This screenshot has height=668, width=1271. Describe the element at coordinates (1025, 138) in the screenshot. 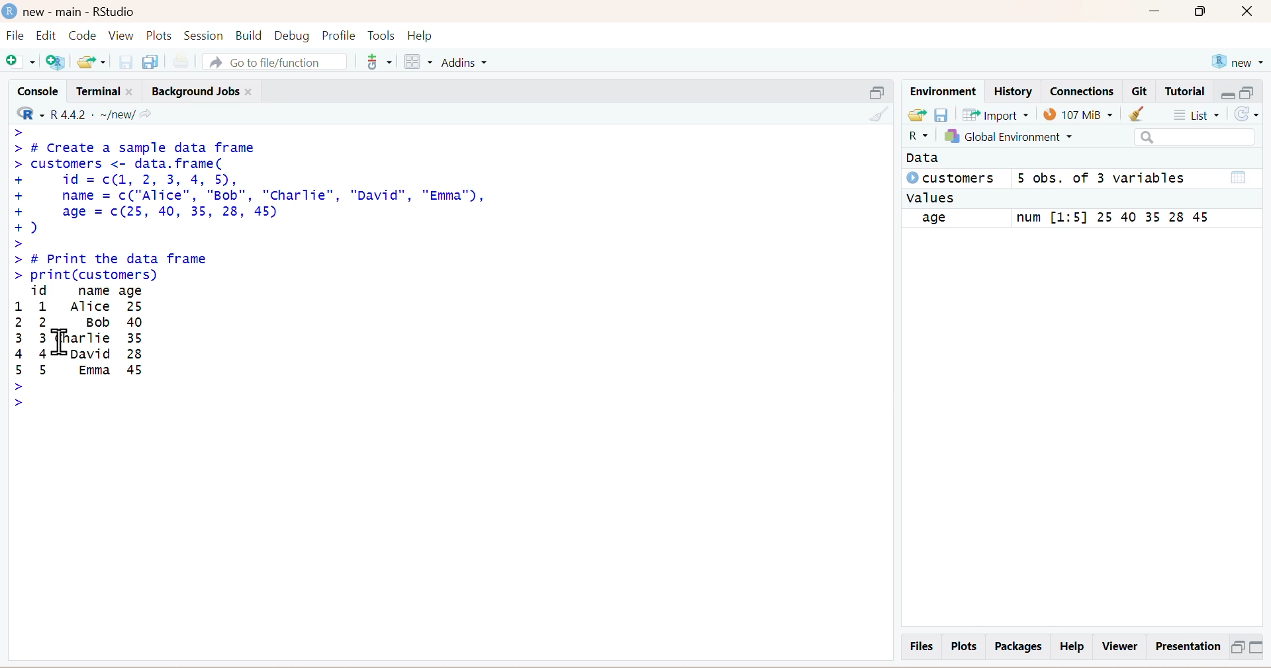

I see `Global Environment ` at that location.